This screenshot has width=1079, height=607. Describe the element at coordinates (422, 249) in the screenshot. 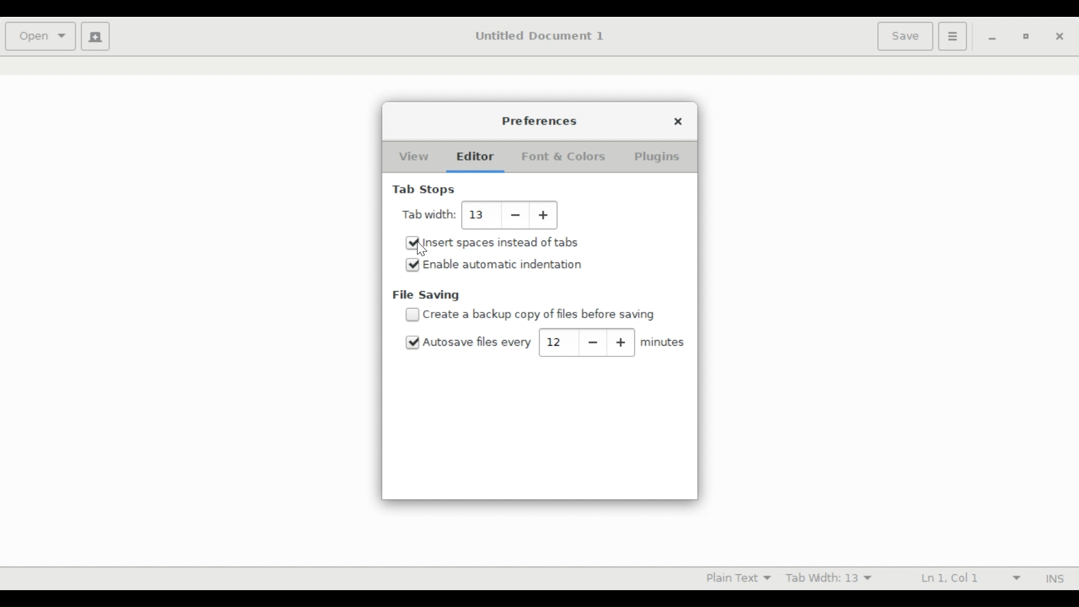

I see `Cursor` at that location.